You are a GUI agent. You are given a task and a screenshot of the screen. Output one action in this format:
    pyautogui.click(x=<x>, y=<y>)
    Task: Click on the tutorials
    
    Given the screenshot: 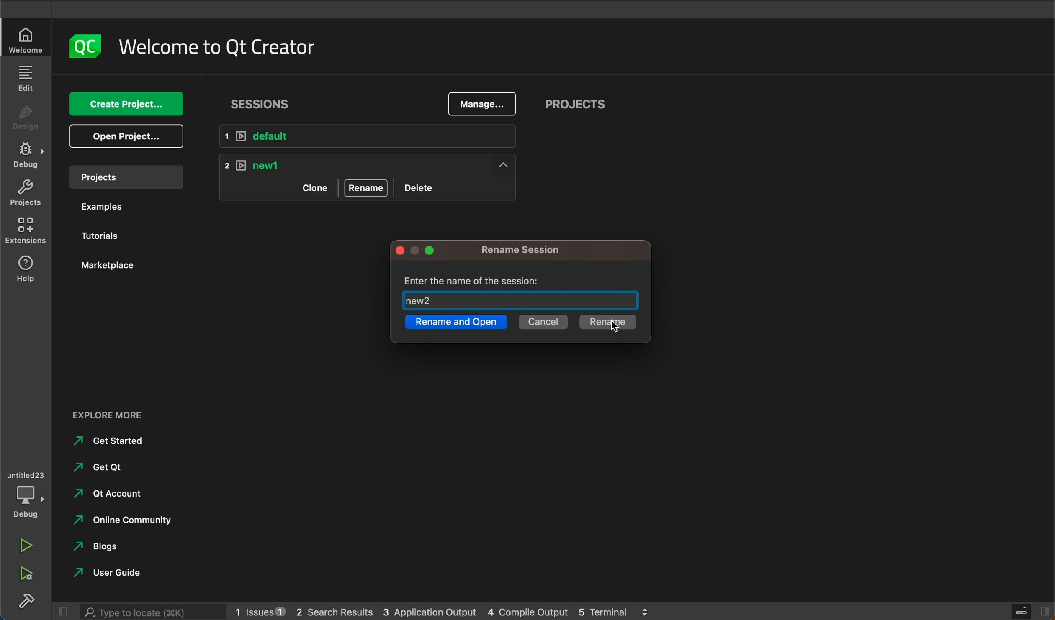 What is the action you would take?
    pyautogui.click(x=103, y=235)
    